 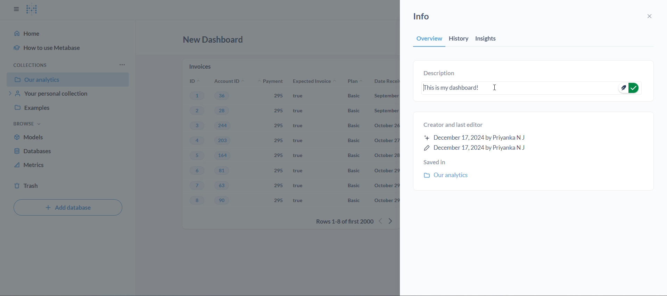 What do you see at coordinates (279, 201) in the screenshot?
I see `295` at bounding box center [279, 201].